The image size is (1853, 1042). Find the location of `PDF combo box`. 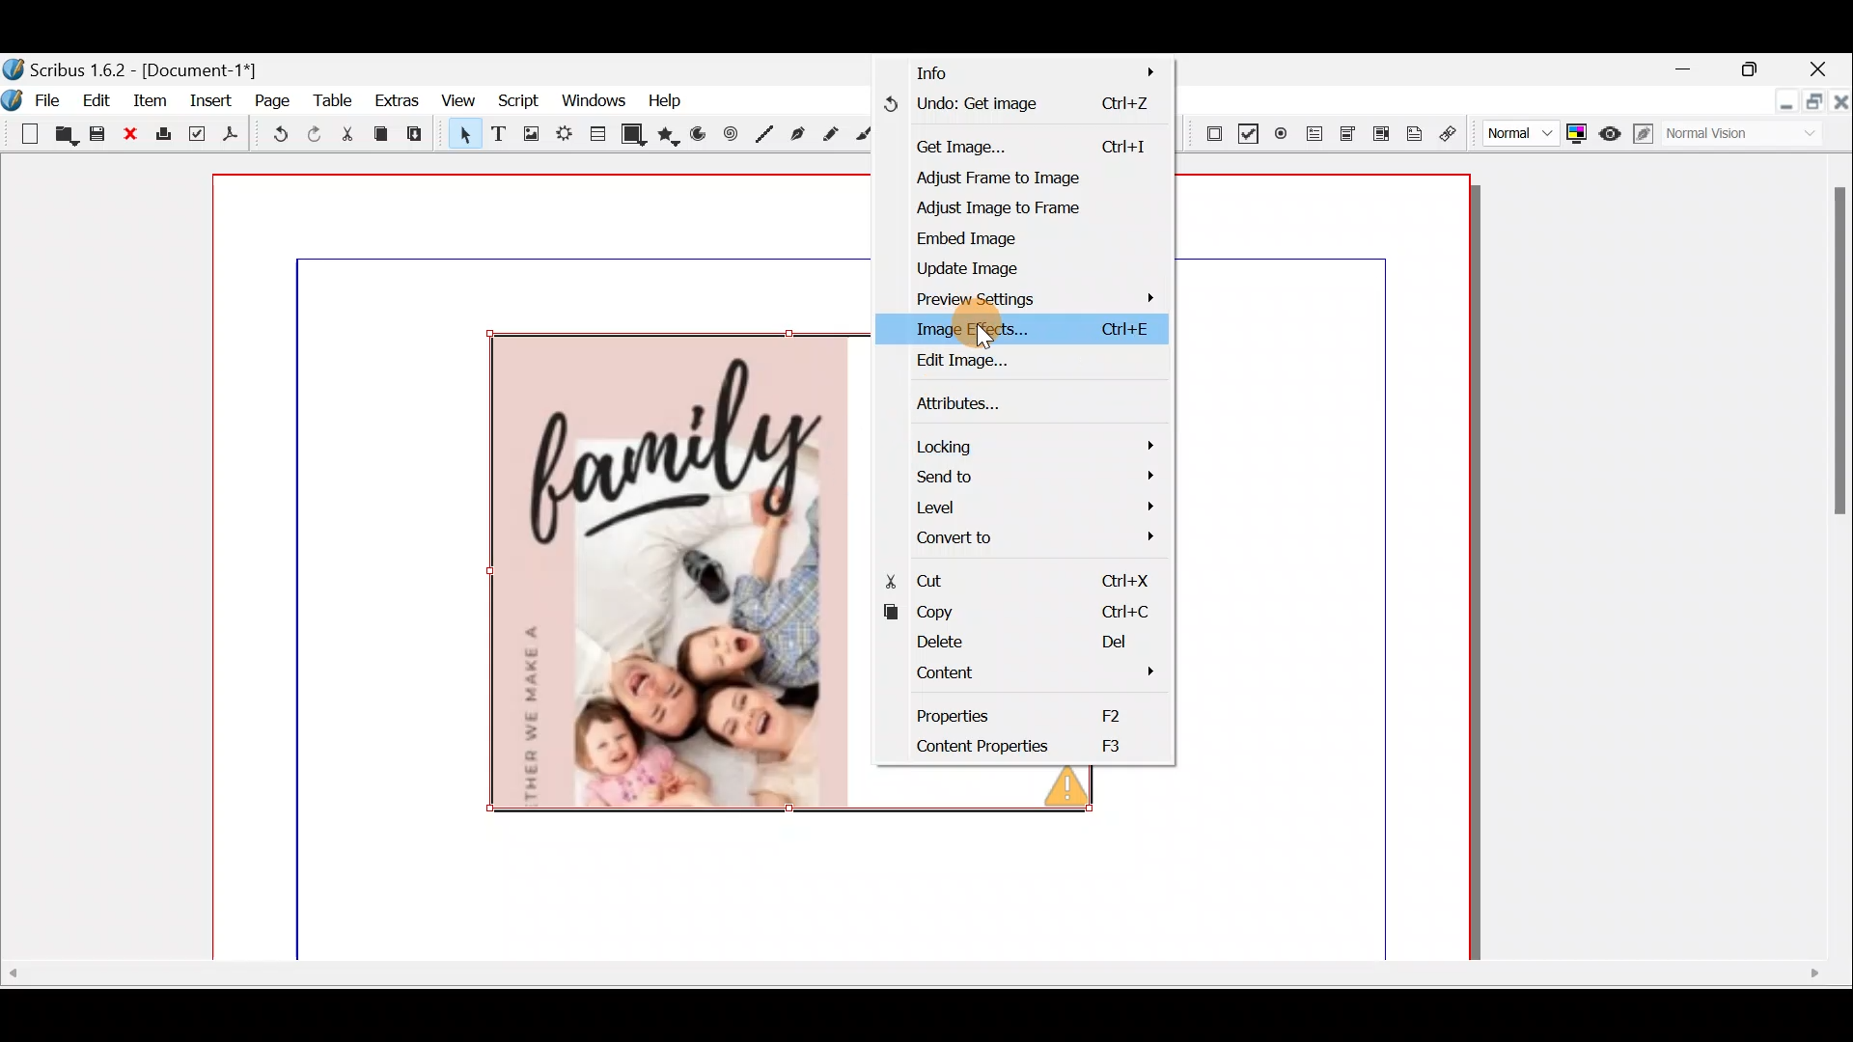

PDF combo box is located at coordinates (1349, 134).